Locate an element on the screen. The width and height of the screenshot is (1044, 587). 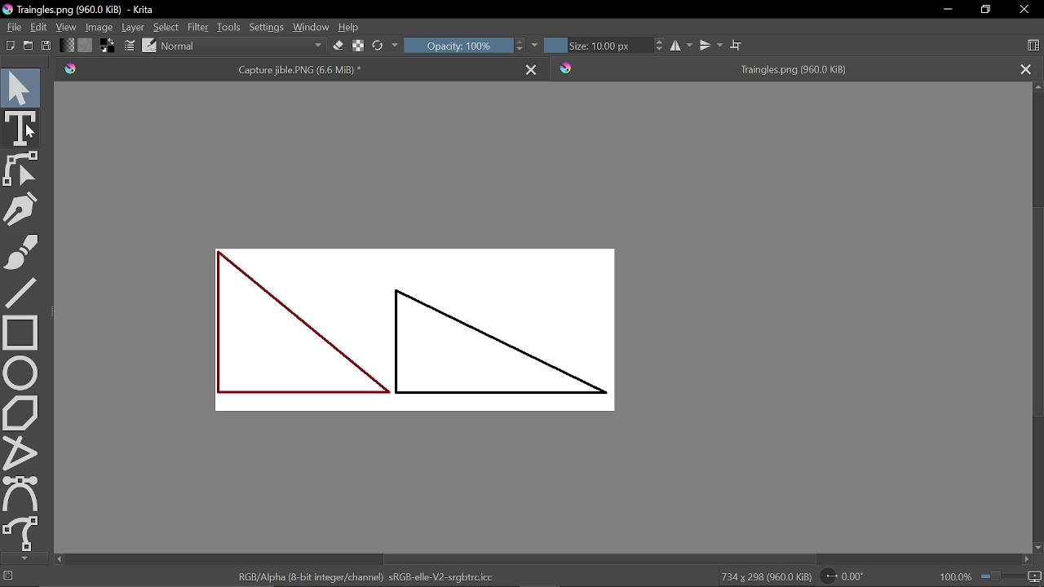
Bezier curve tool is located at coordinates (22, 493).